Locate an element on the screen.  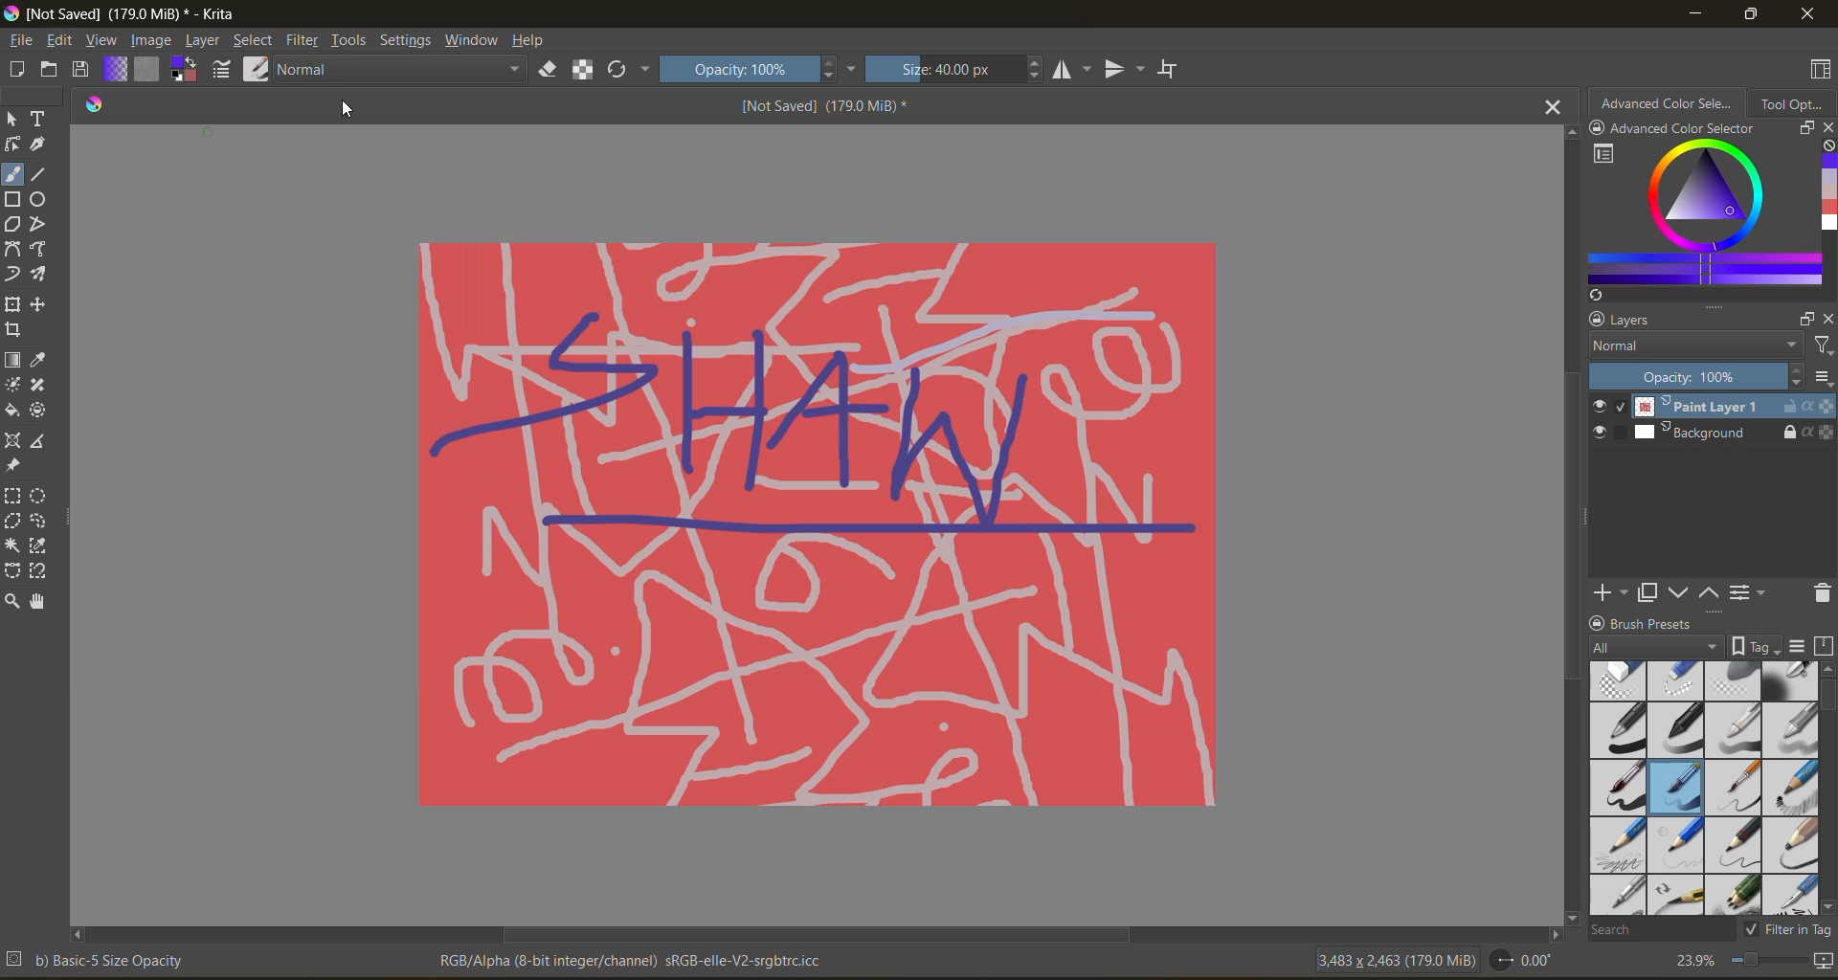
polyline tool is located at coordinates (38, 224).